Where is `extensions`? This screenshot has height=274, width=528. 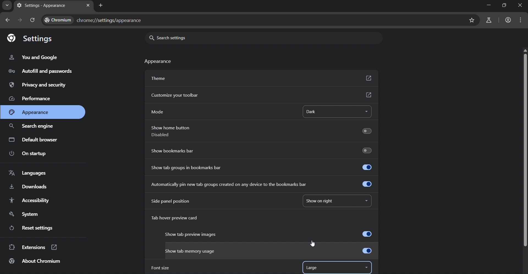
extensions is located at coordinates (32, 247).